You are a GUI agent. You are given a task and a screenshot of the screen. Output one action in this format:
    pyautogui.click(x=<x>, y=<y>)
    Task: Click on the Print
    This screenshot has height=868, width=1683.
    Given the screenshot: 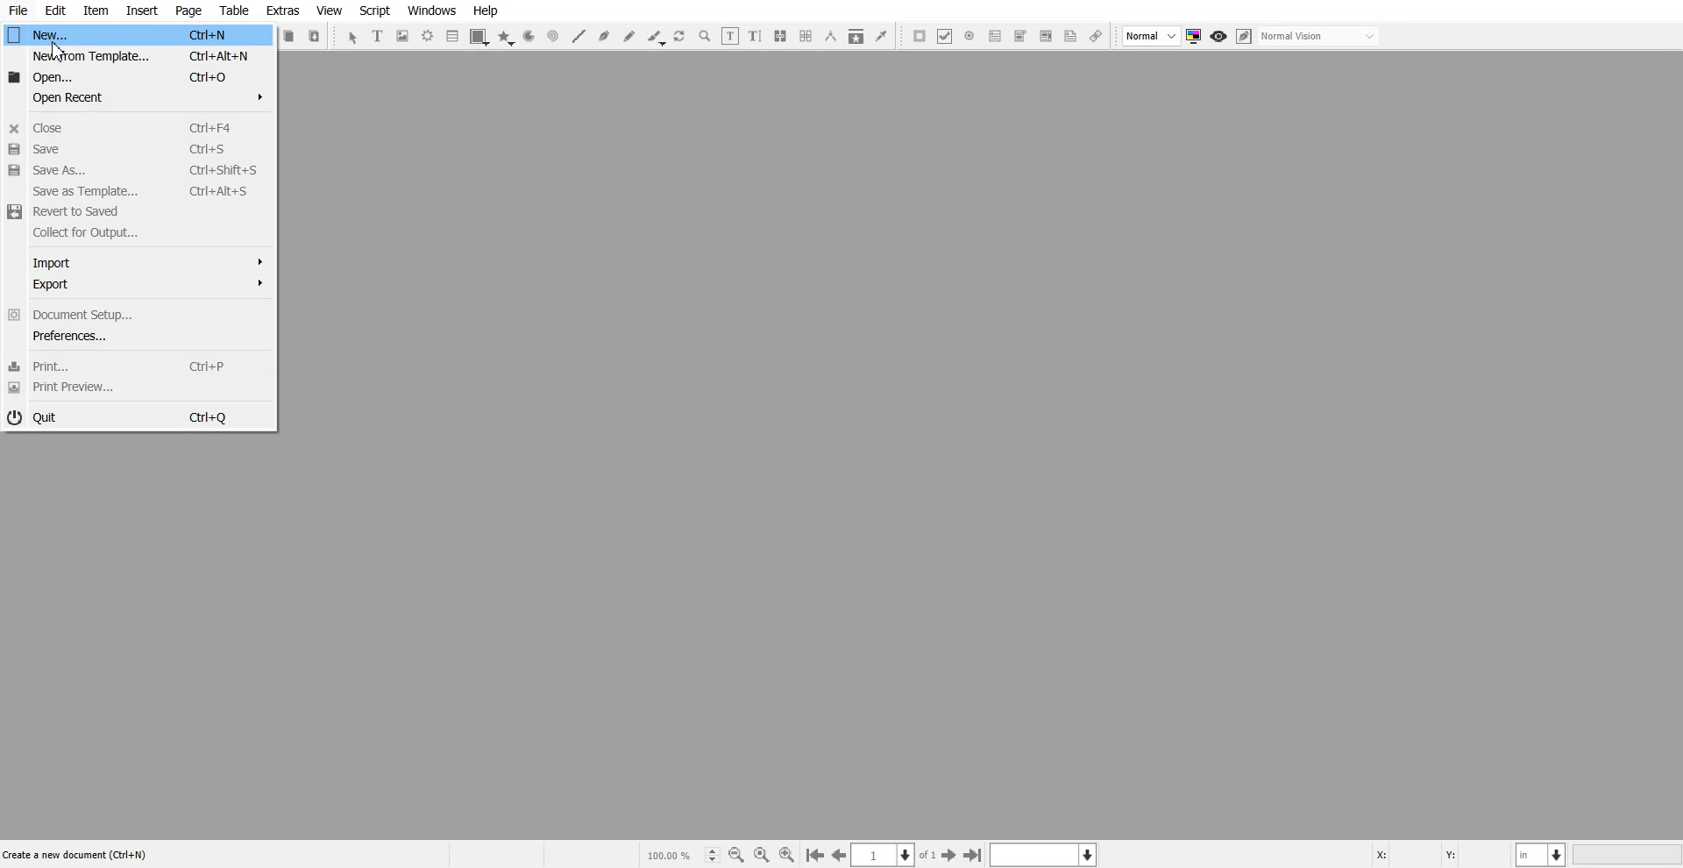 What is the action you would take?
    pyautogui.click(x=136, y=366)
    